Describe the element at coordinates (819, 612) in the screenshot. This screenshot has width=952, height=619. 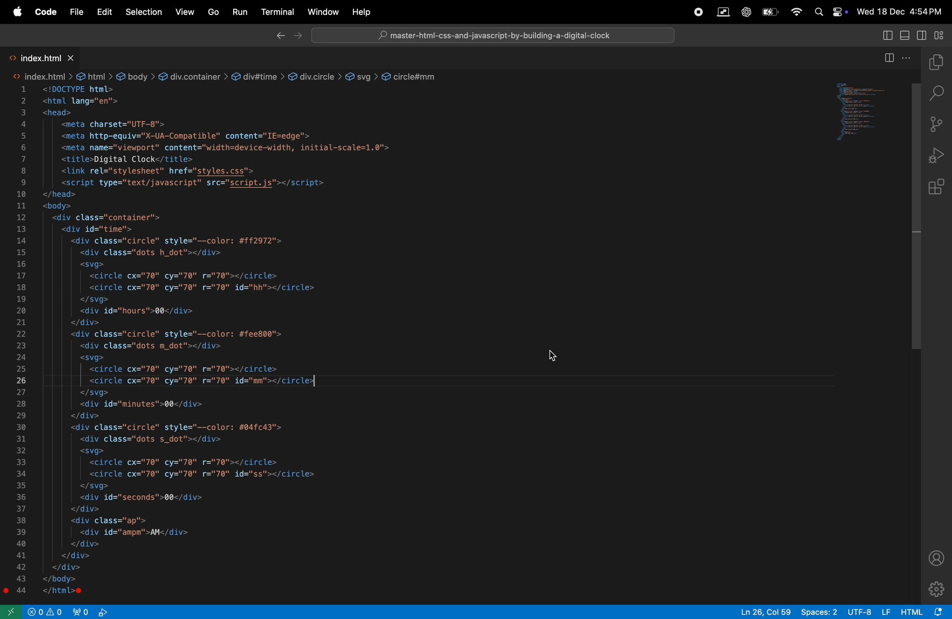
I see `spaces: 2` at that location.